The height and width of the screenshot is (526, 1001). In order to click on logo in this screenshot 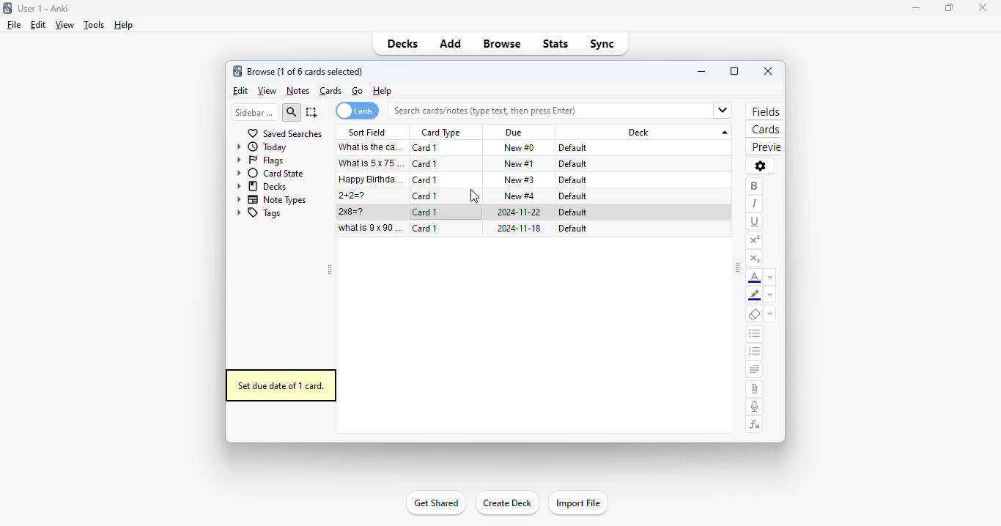, I will do `click(237, 71)`.